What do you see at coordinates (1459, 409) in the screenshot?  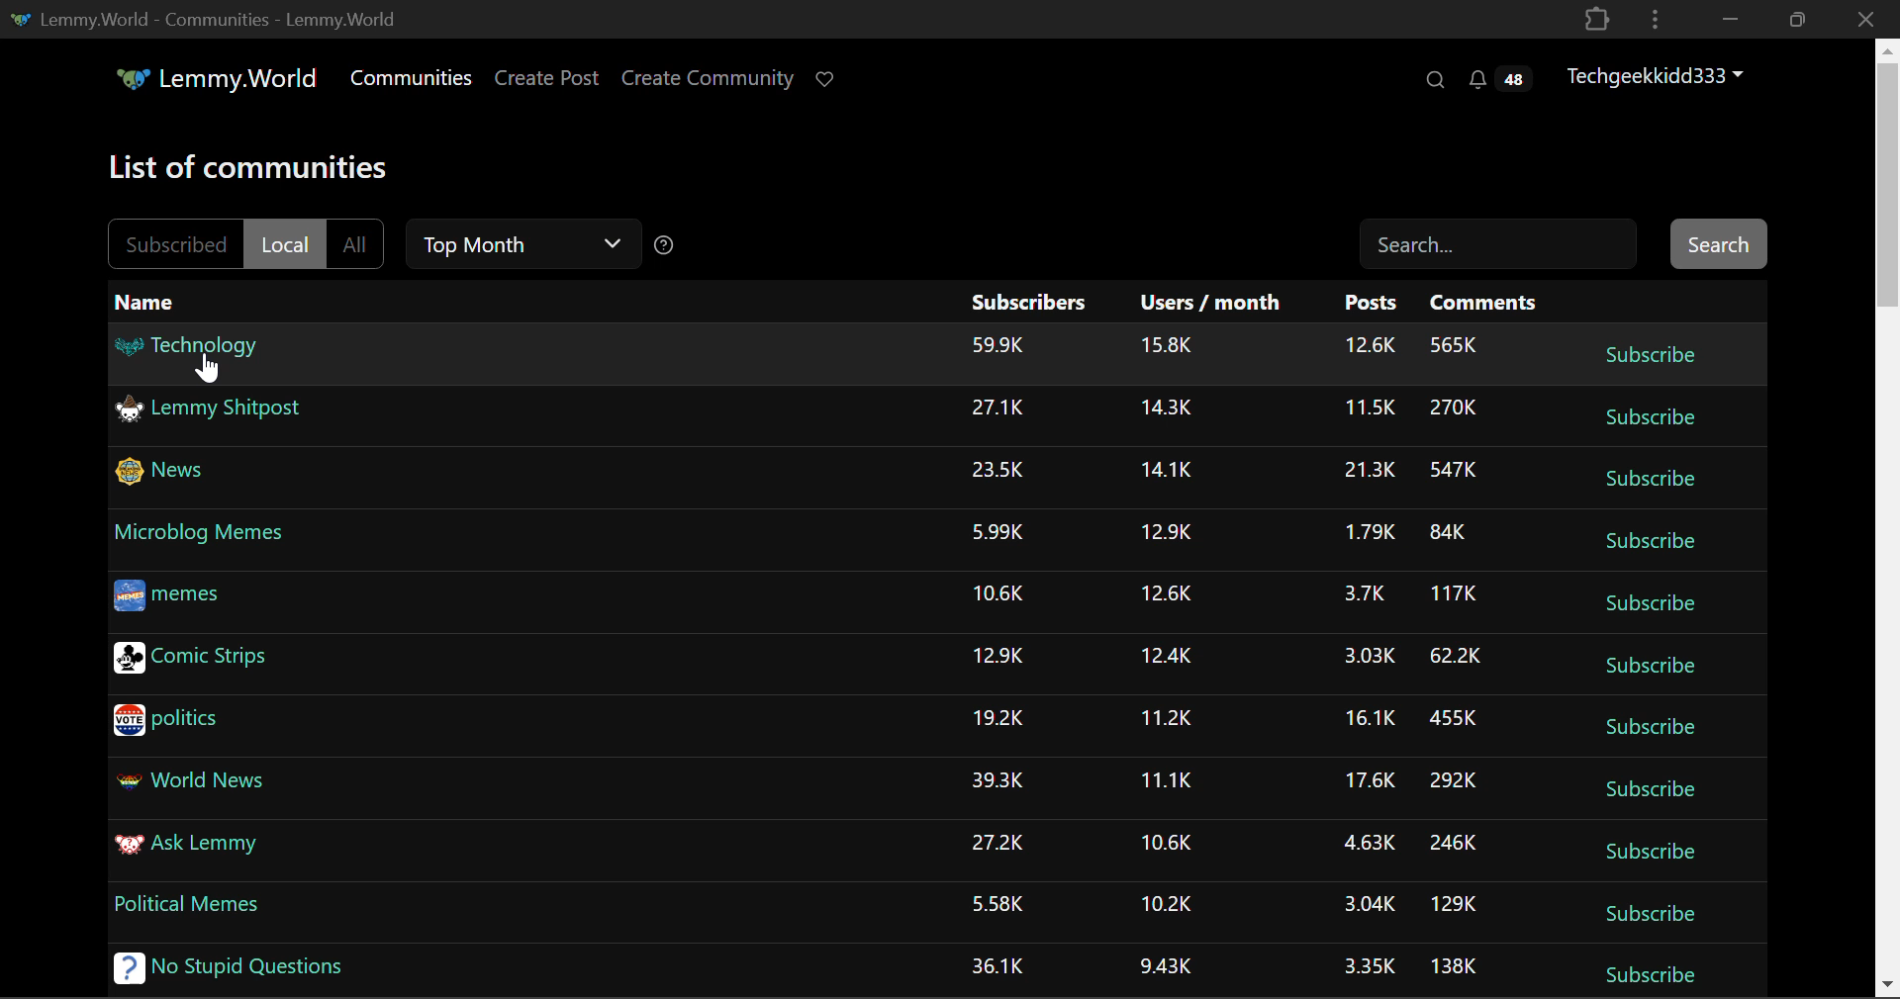 I see `Amount ` at bounding box center [1459, 409].